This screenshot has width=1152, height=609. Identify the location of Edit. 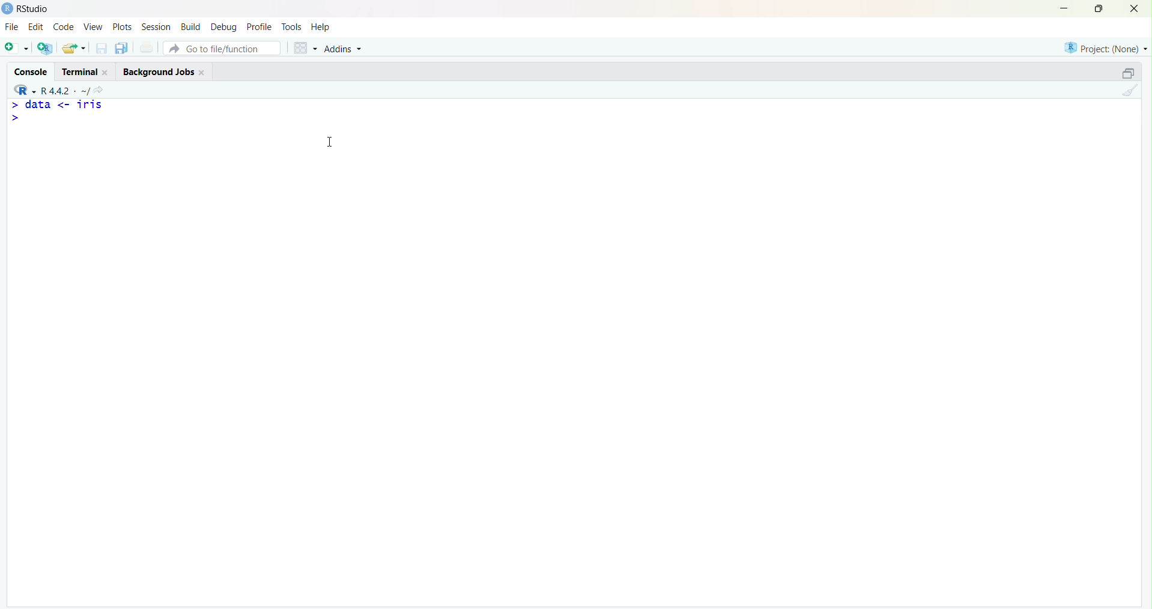
(36, 25).